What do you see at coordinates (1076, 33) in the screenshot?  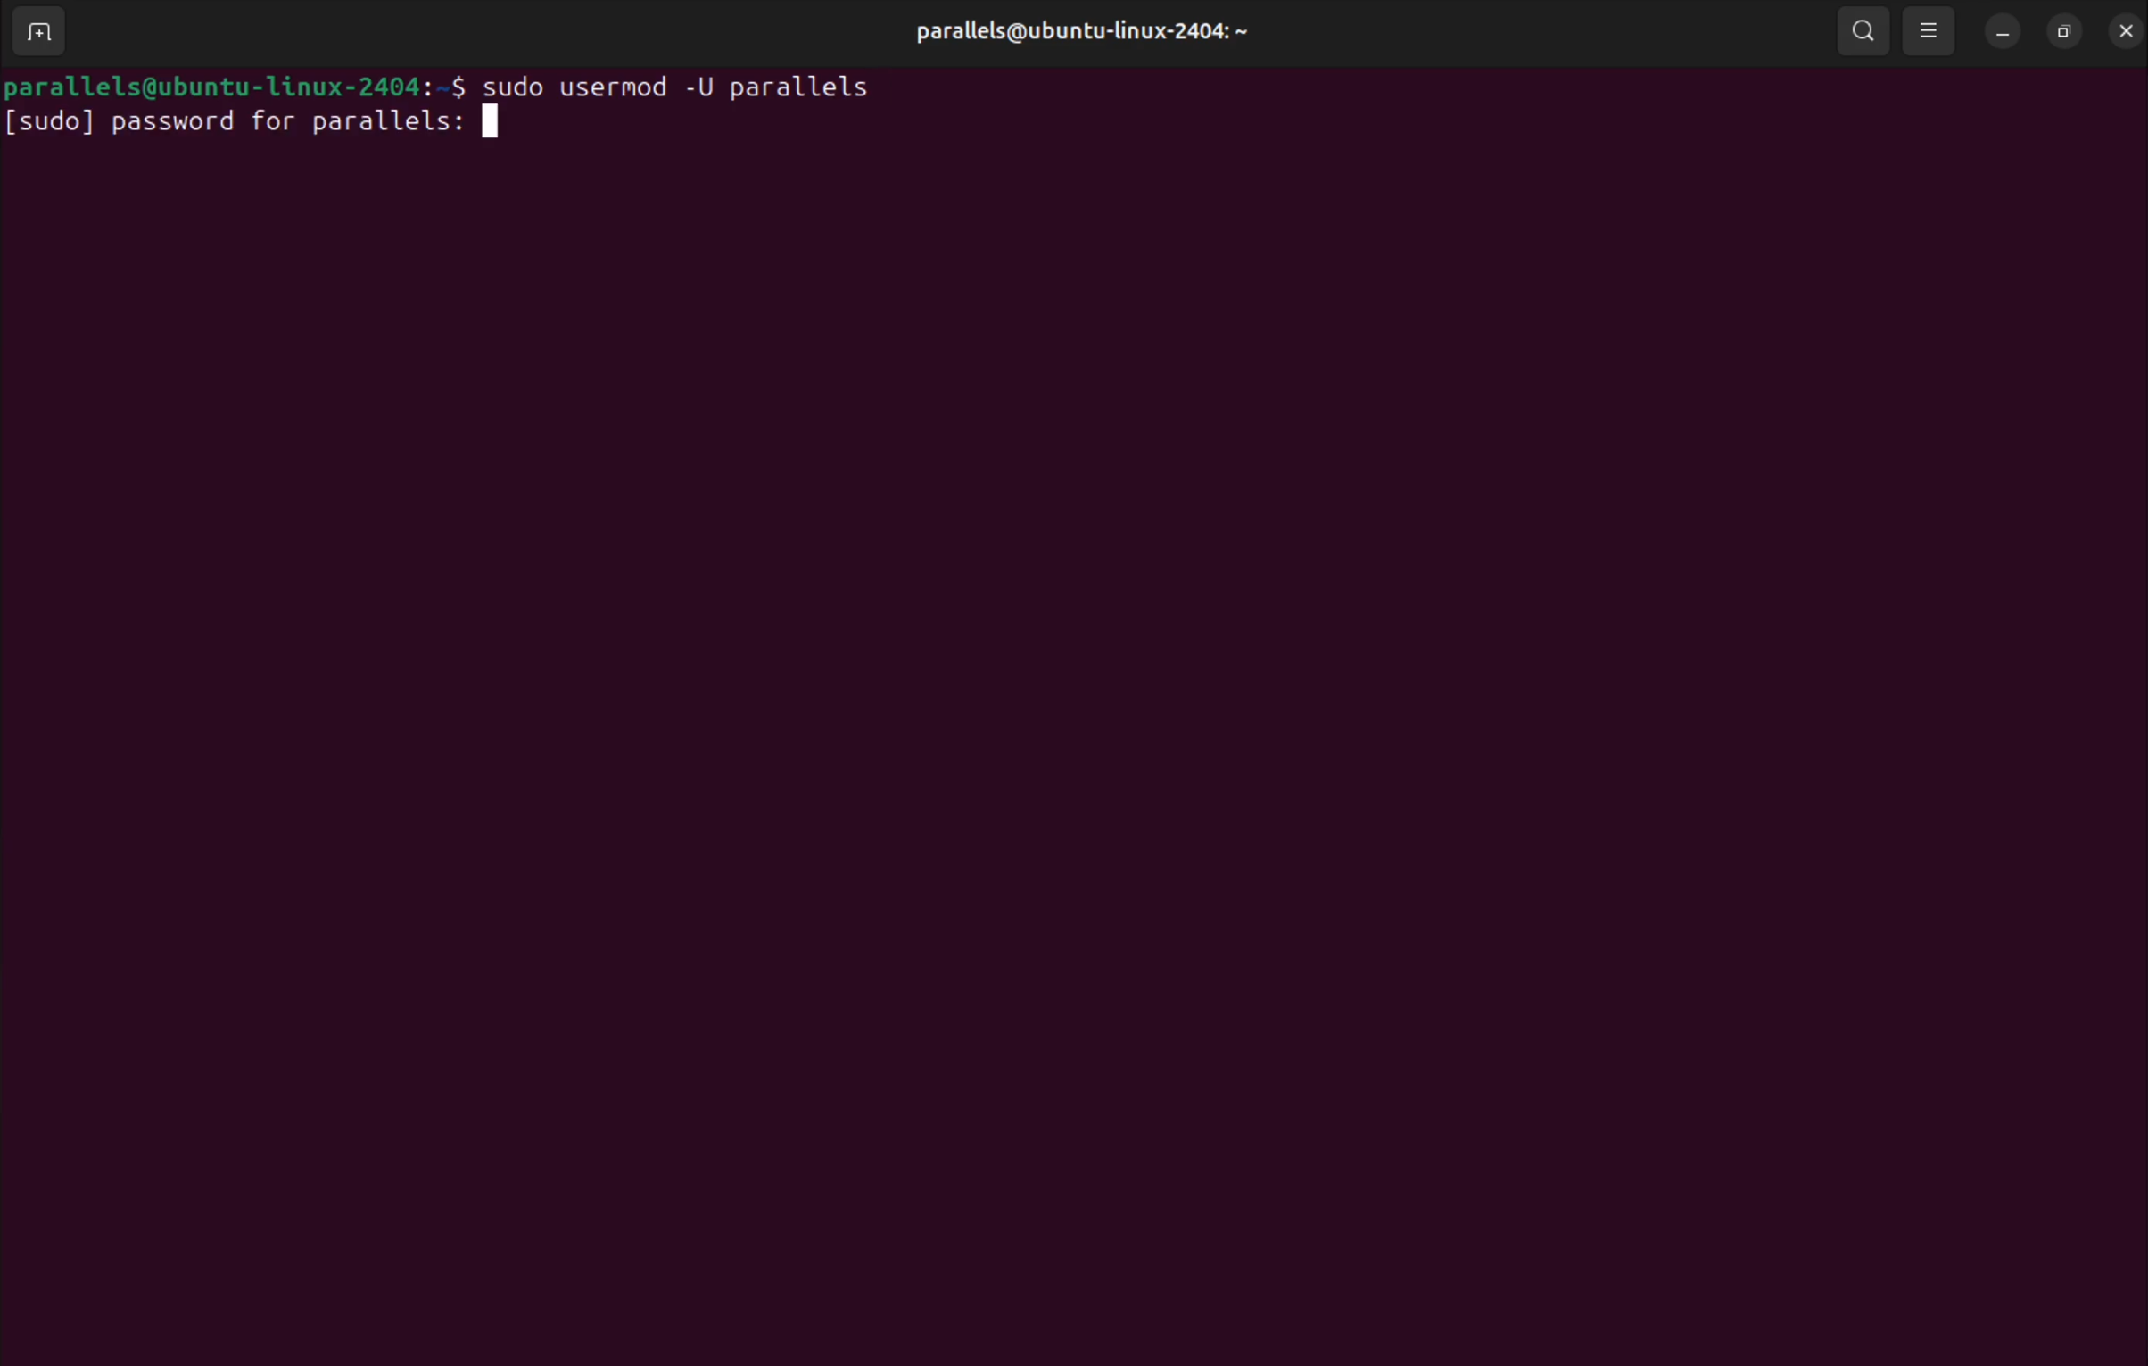 I see `user profile` at bounding box center [1076, 33].